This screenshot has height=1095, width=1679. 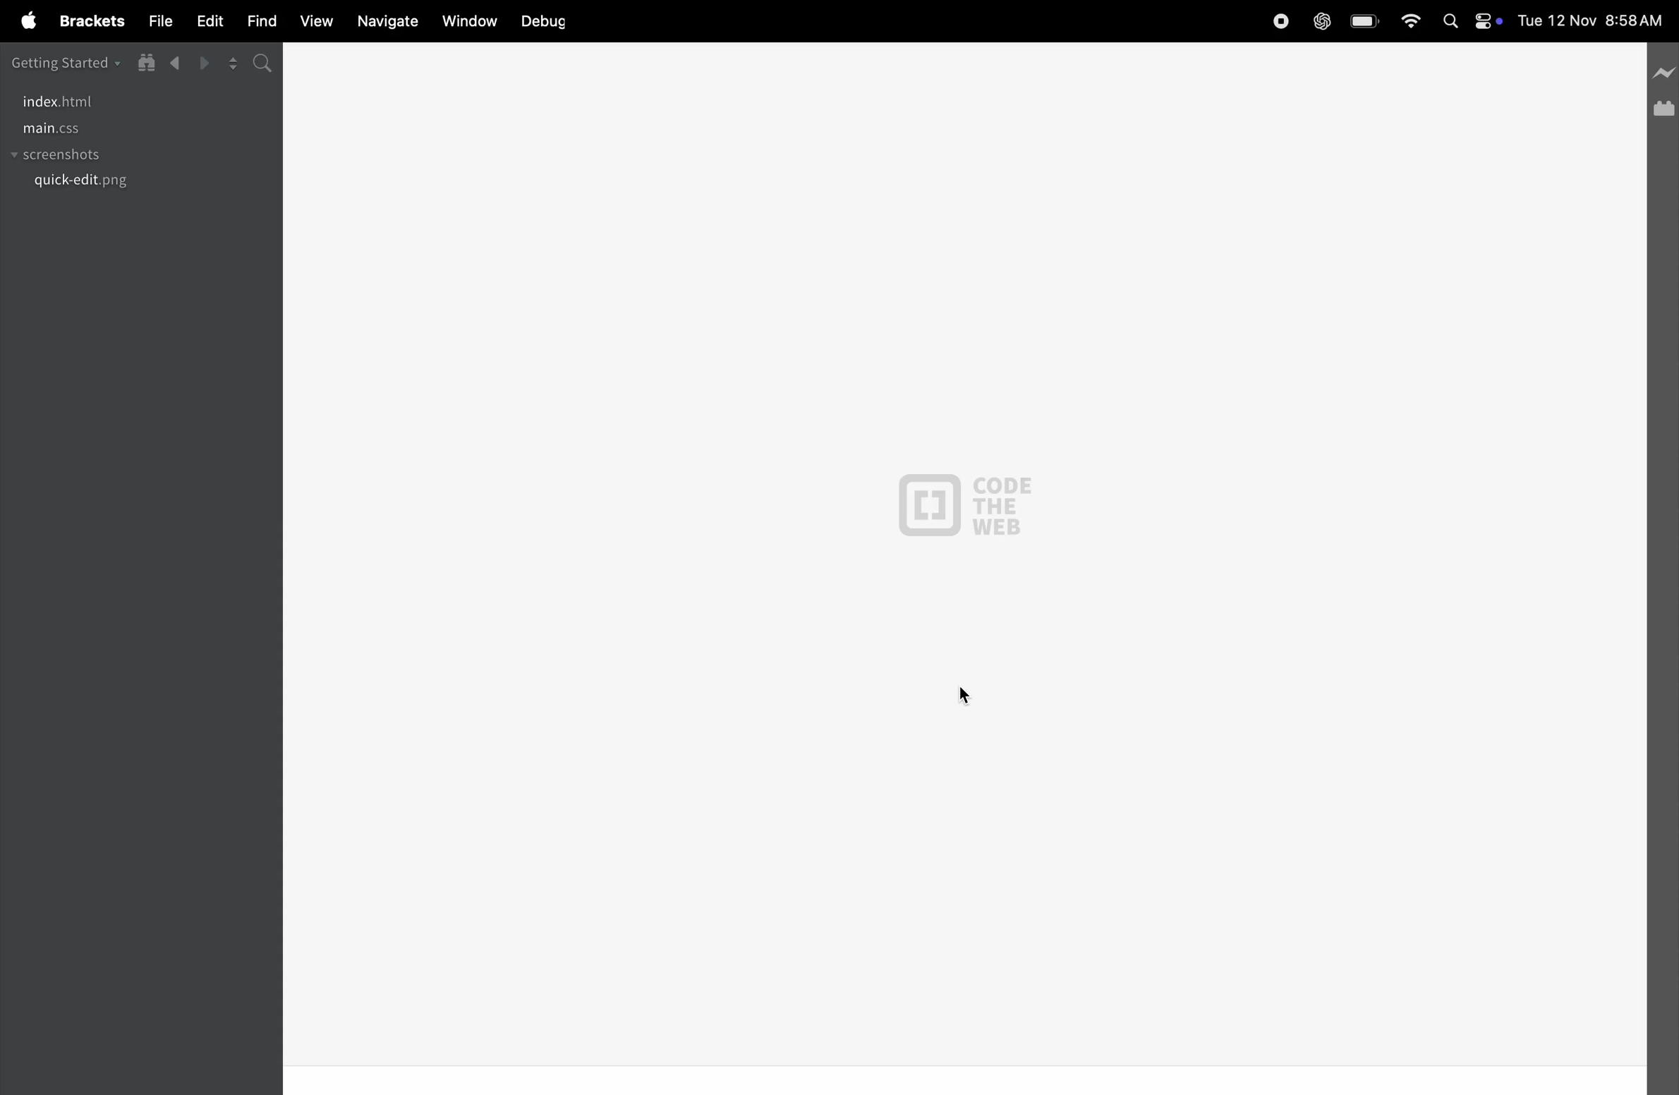 I want to click on backward, so click(x=176, y=63).